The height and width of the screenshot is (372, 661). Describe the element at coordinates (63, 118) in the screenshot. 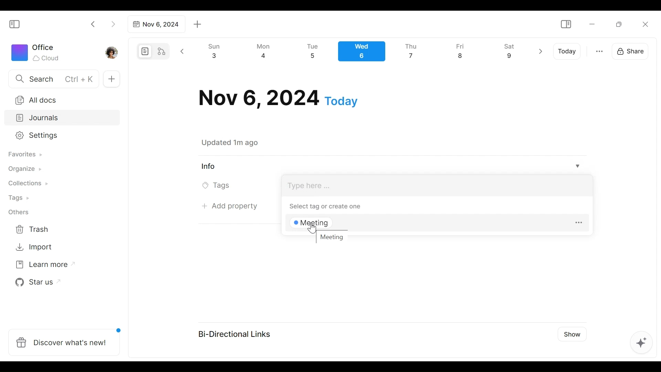

I see `Journals` at that location.